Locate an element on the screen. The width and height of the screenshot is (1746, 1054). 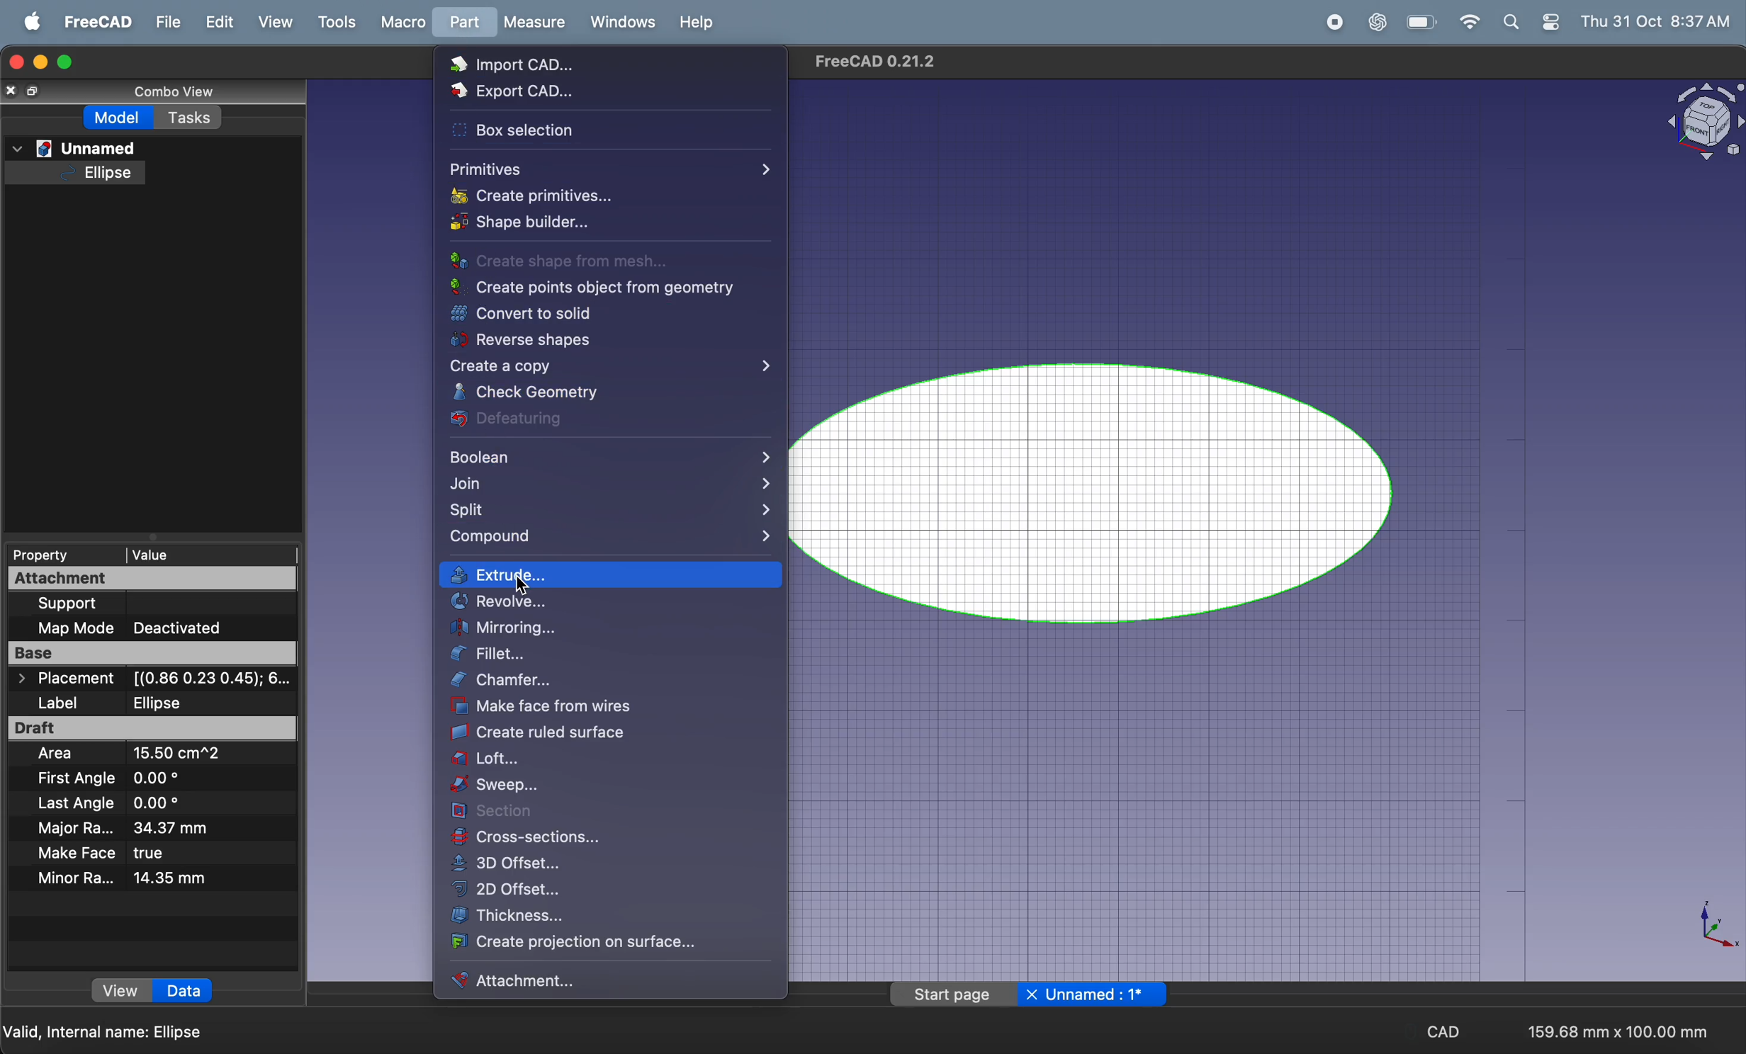
reverse shapes is located at coordinates (609, 339).